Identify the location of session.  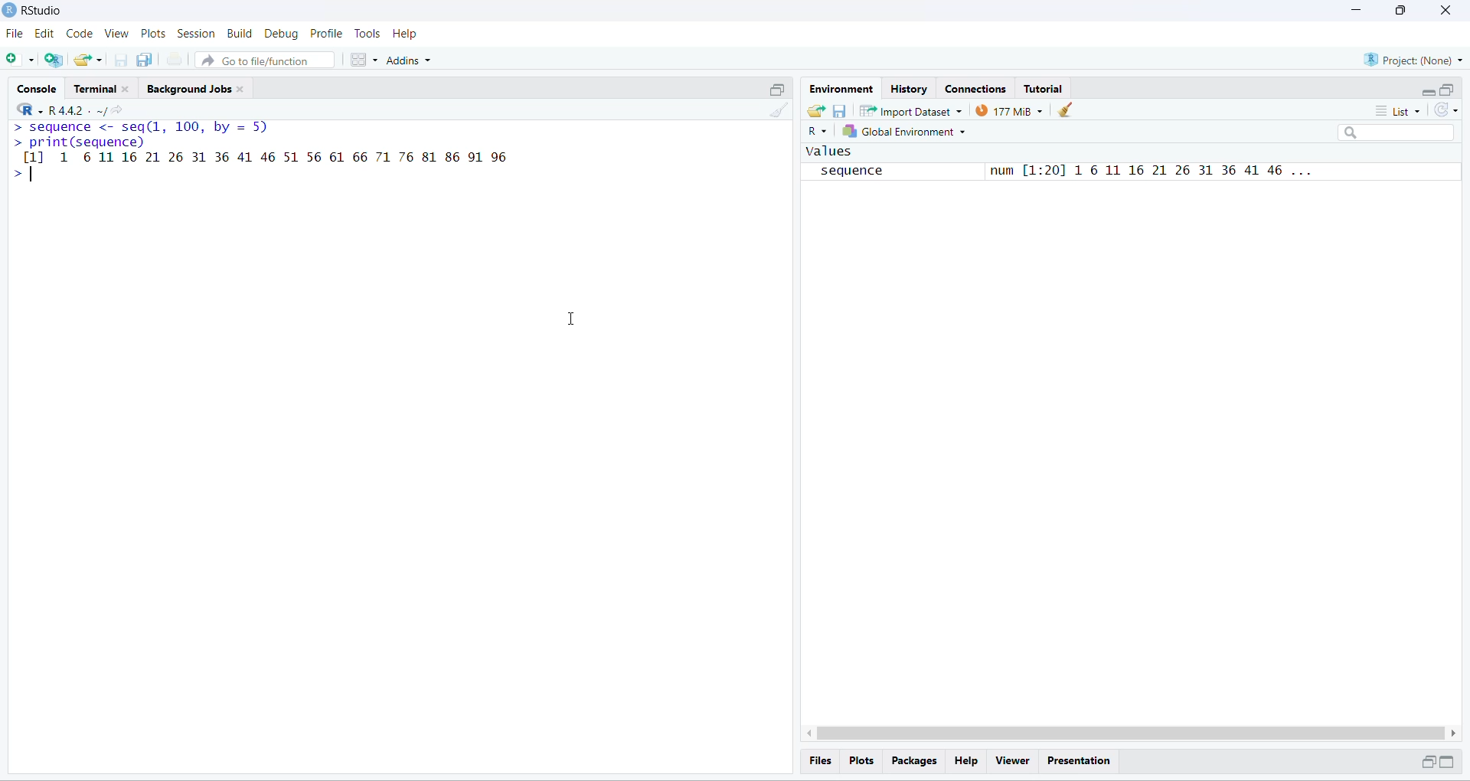
(197, 34).